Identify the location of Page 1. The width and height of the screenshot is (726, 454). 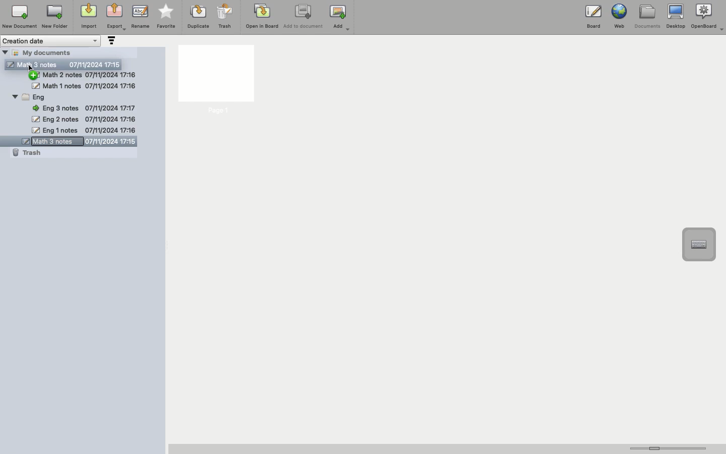
(215, 80).